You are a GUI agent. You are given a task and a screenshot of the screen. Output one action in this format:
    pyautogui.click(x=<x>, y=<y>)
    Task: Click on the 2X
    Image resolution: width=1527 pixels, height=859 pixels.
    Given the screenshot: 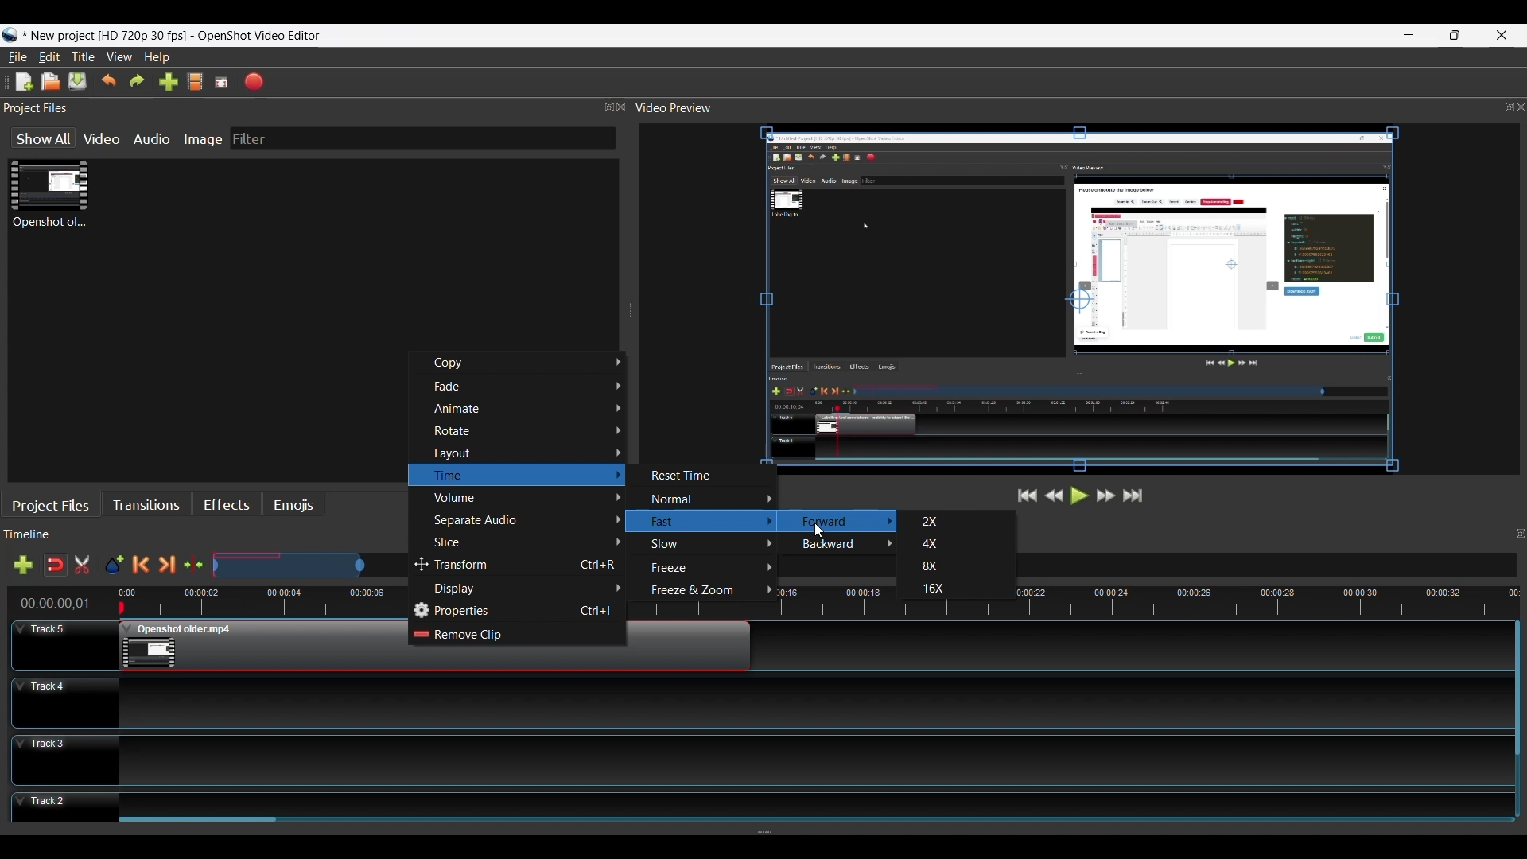 What is the action you would take?
    pyautogui.click(x=934, y=520)
    